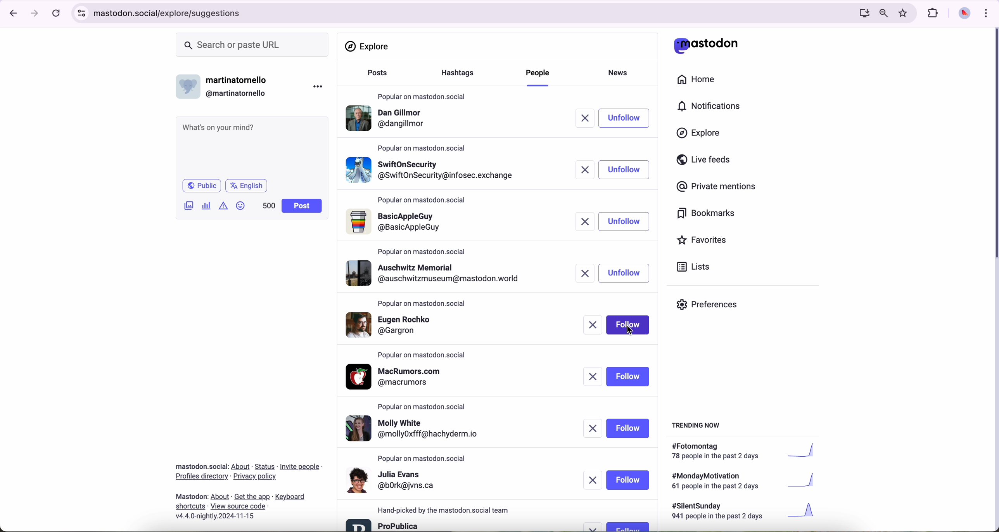 The width and height of the screenshot is (999, 532). Describe the element at coordinates (742, 481) in the screenshot. I see `#mondaymotivation` at that location.